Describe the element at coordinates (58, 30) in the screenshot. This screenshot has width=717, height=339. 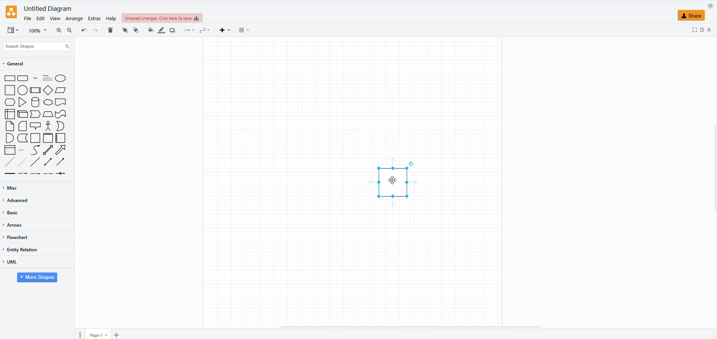
I see `zoom in ` at that location.